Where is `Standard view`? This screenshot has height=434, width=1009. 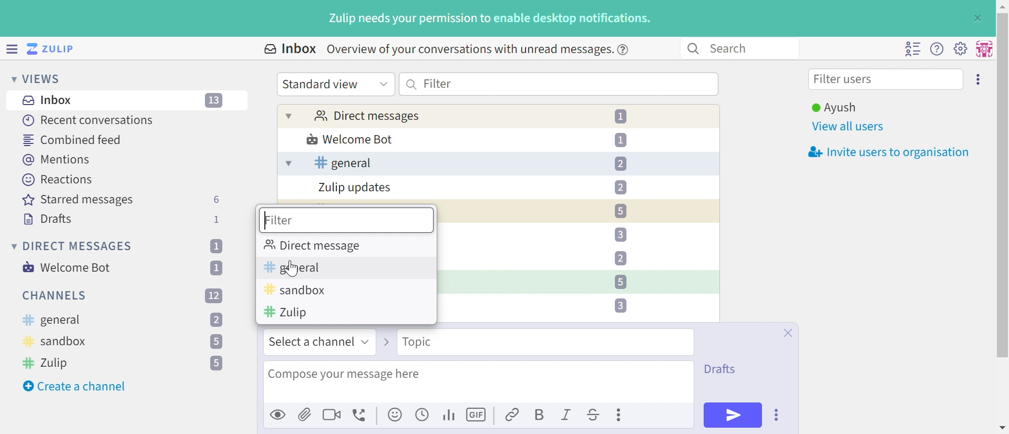
Standard view is located at coordinates (322, 84).